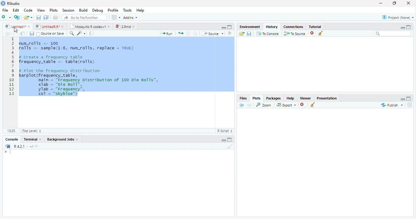 This screenshot has height=219, width=416. What do you see at coordinates (230, 140) in the screenshot?
I see `Expand Height` at bounding box center [230, 140].